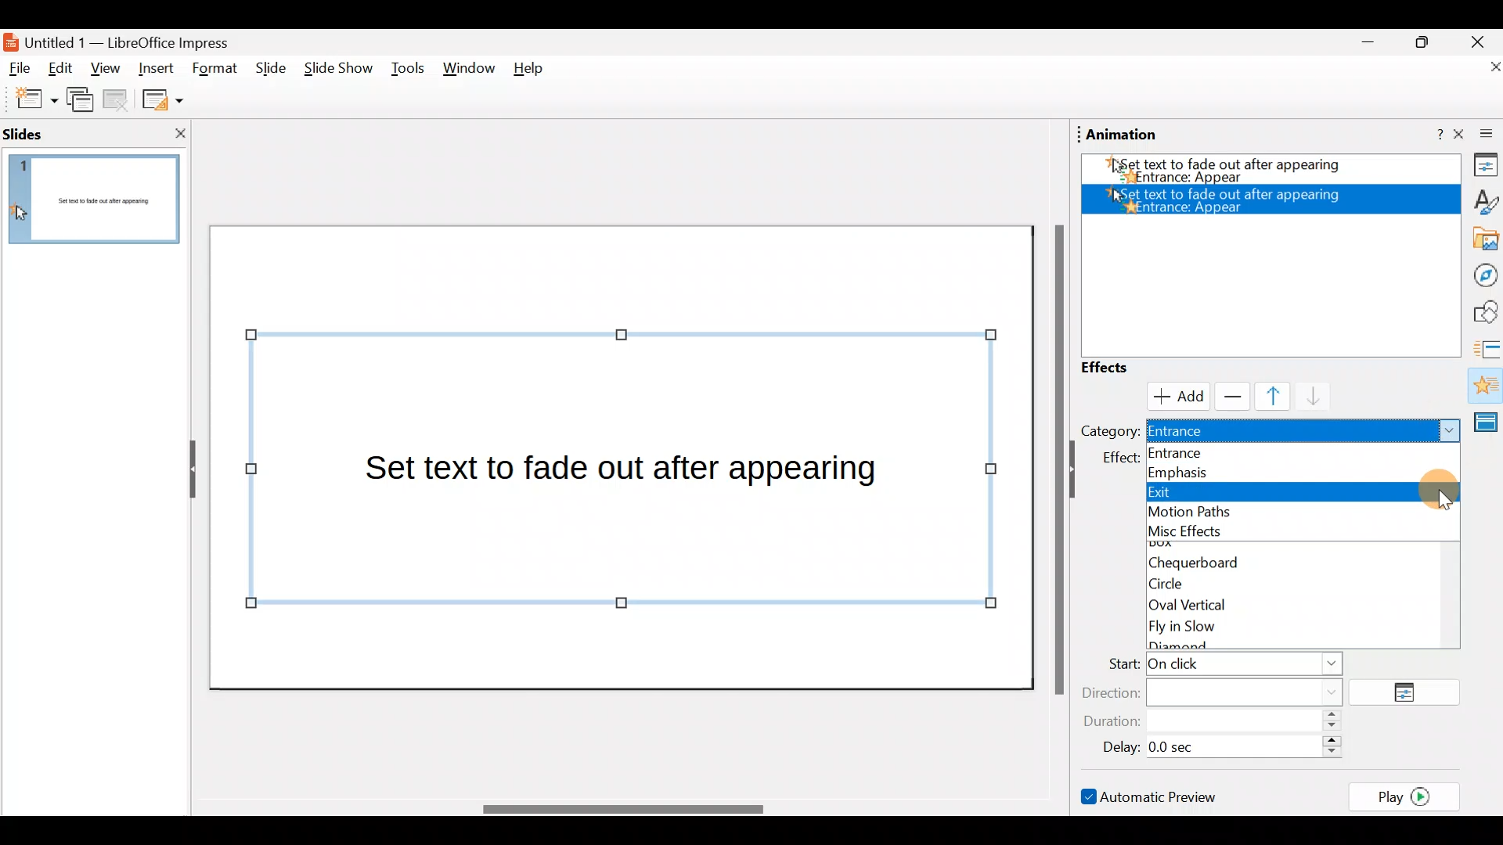 The image size is (1503, 845). Describe the element at coordinates (105, 73) in the screenshot. I see `View` at that location.